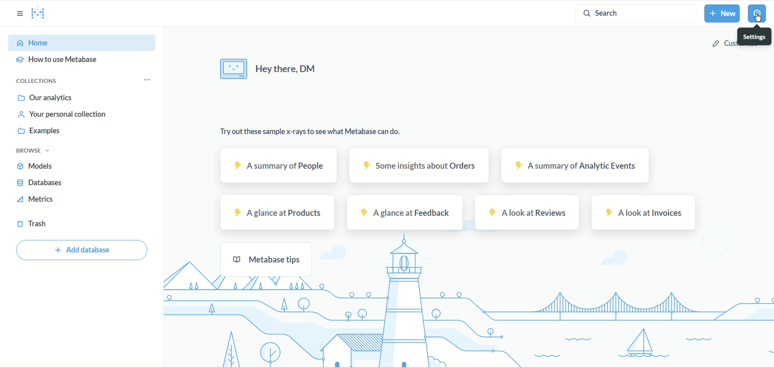  I want to click on Browse, so click(29, 149).